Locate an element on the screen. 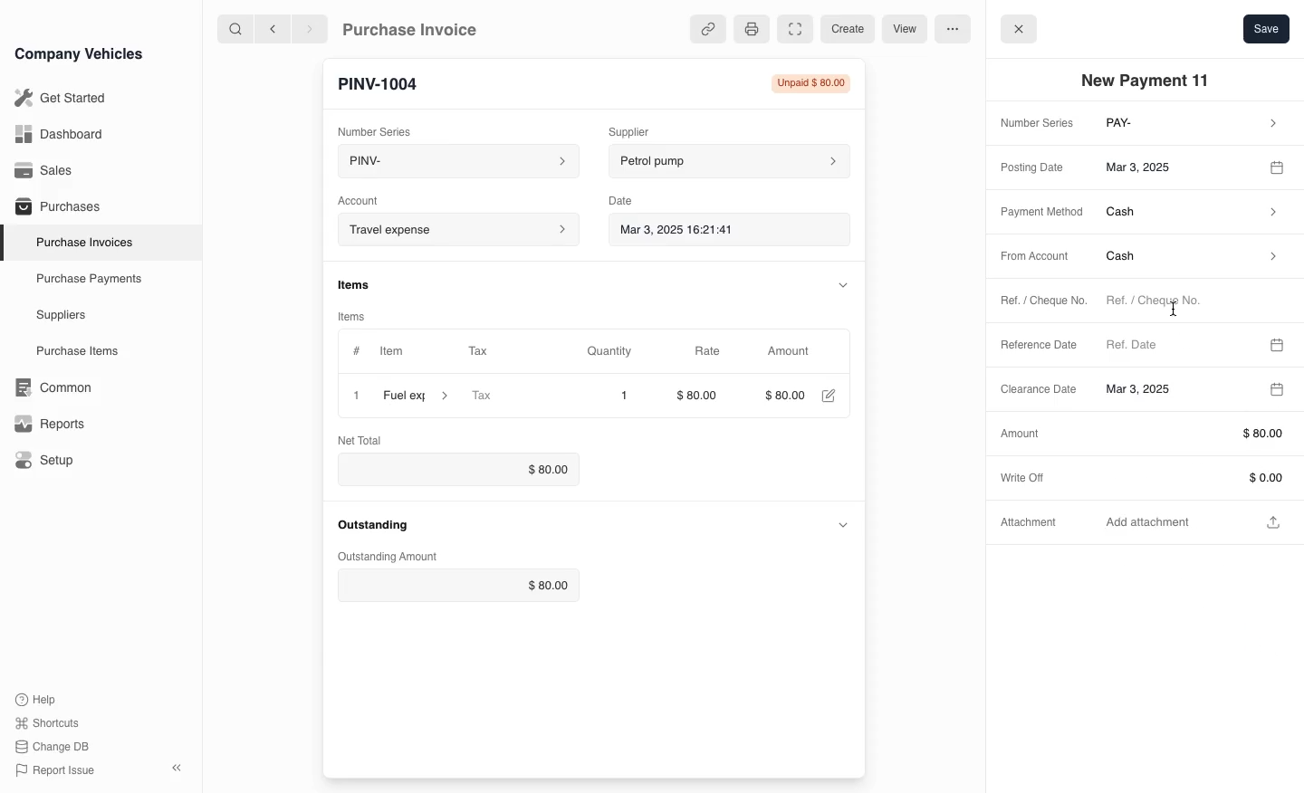 The image size is (1304, 793). Sales is located at coordinates (44, 170).